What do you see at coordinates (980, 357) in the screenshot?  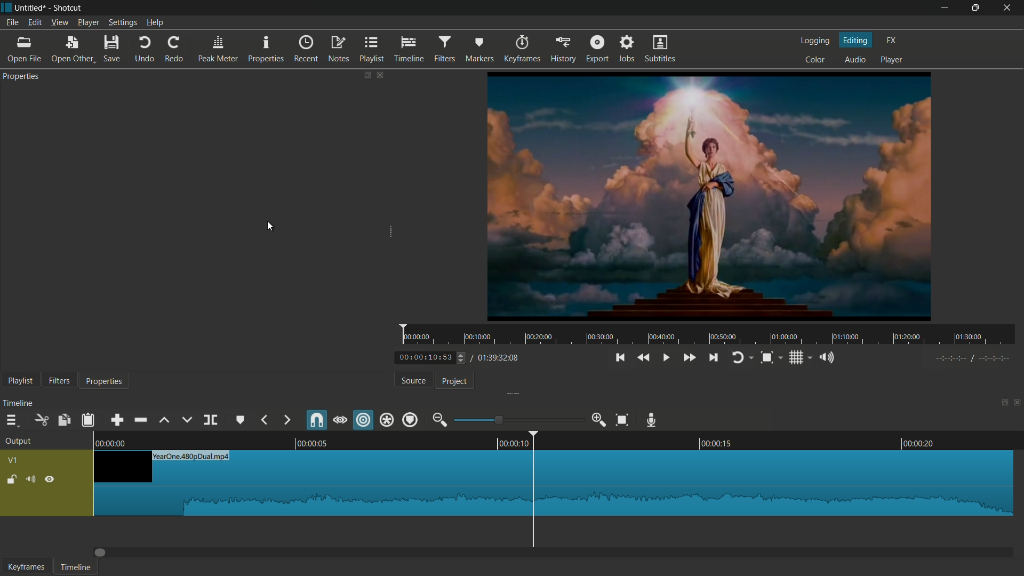 I see `-----//` at bounding box center [980, 357].